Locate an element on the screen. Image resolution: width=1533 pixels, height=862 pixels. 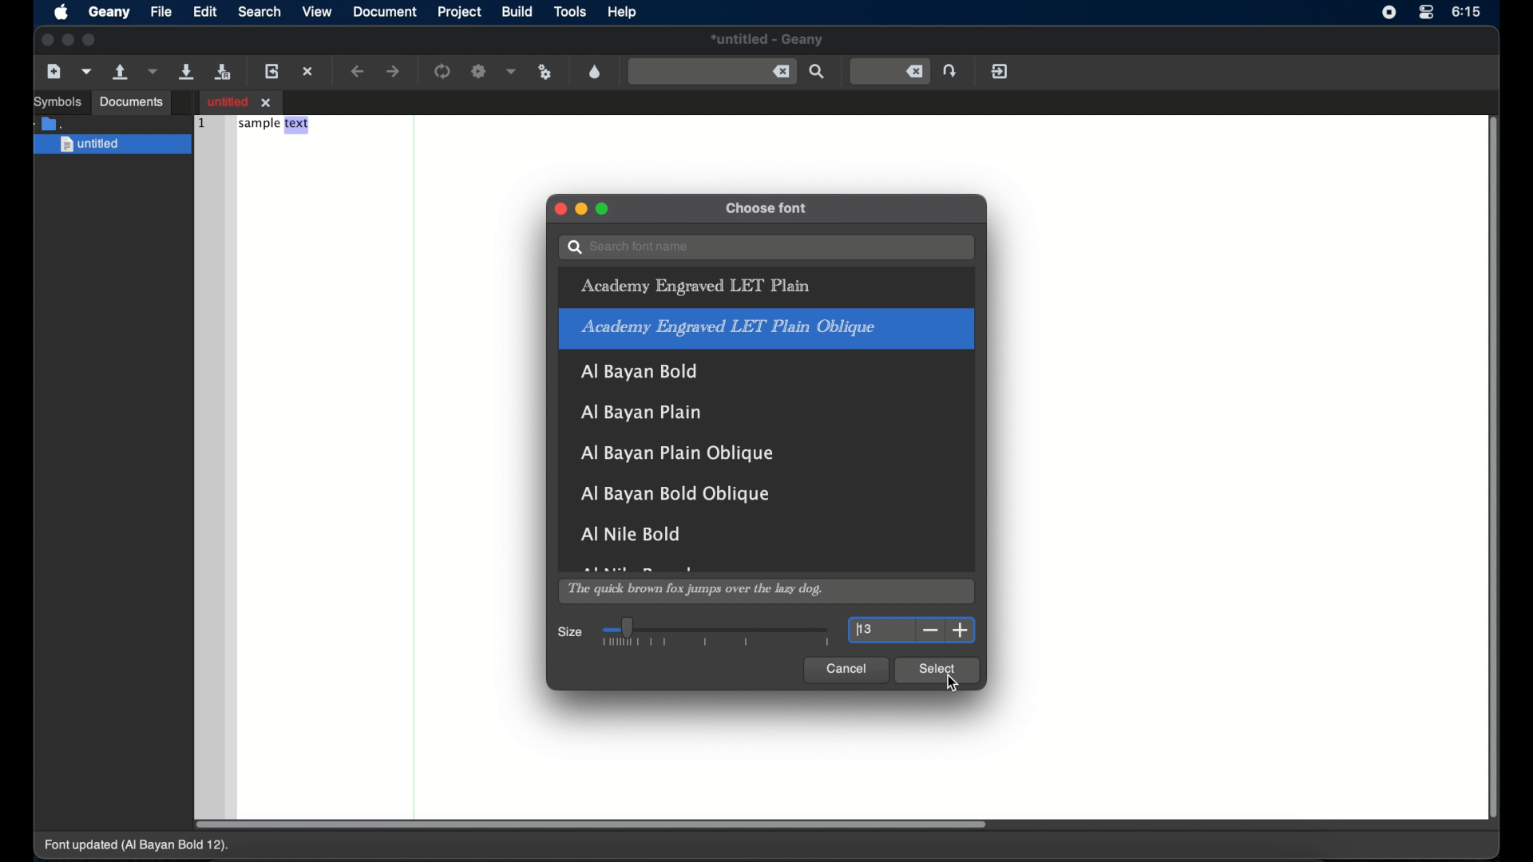
choose font is located at coordinates (768, 209).